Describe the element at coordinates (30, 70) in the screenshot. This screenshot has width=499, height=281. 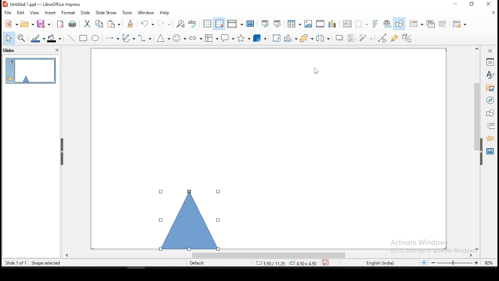
I see `slide` at that location.